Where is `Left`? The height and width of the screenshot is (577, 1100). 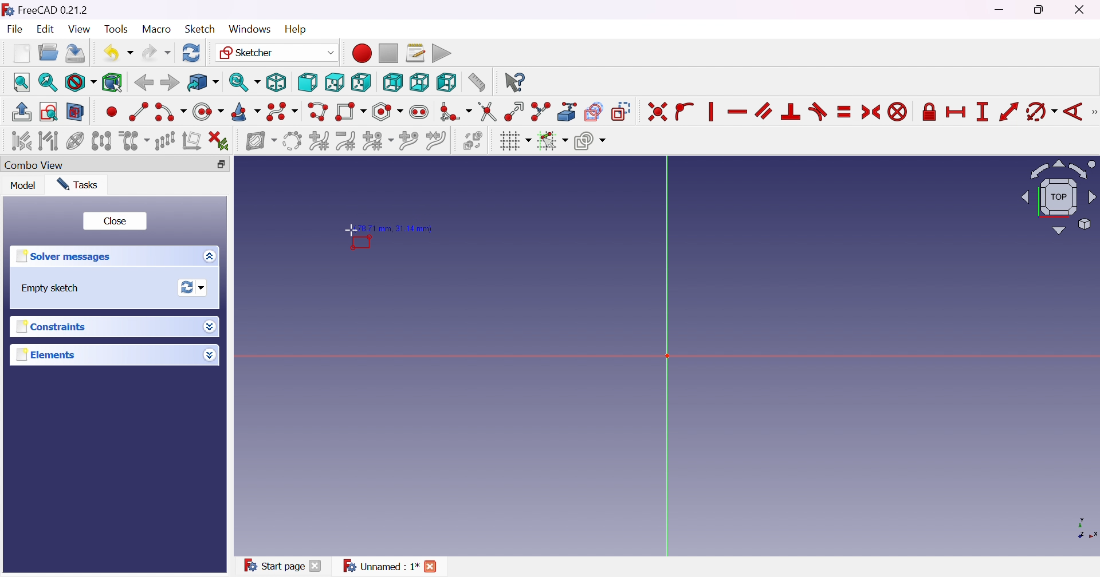
Left is located at coordinates (447, 82).